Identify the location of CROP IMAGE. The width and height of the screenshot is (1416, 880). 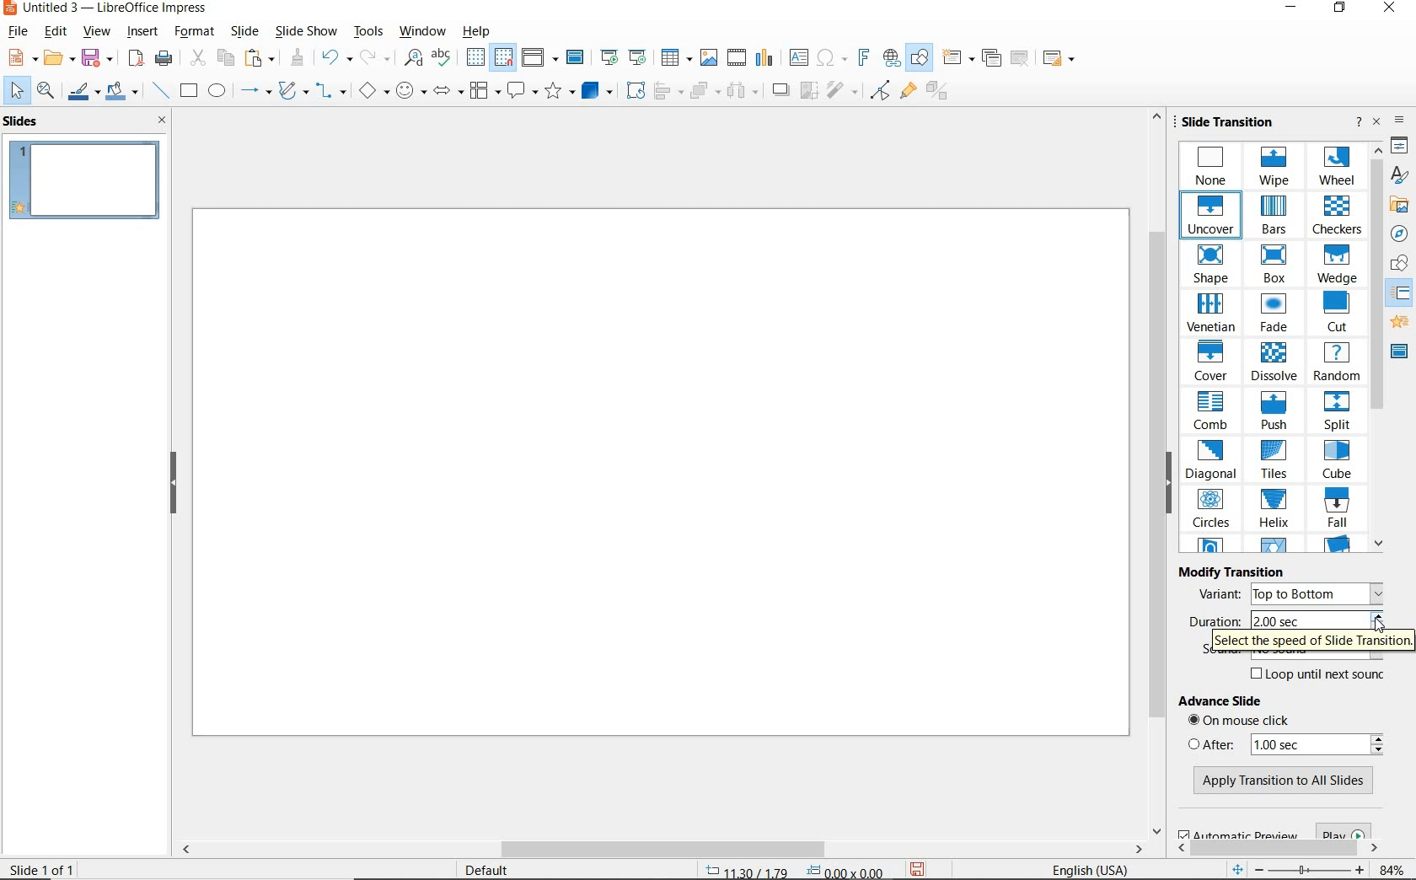
(807, 91).